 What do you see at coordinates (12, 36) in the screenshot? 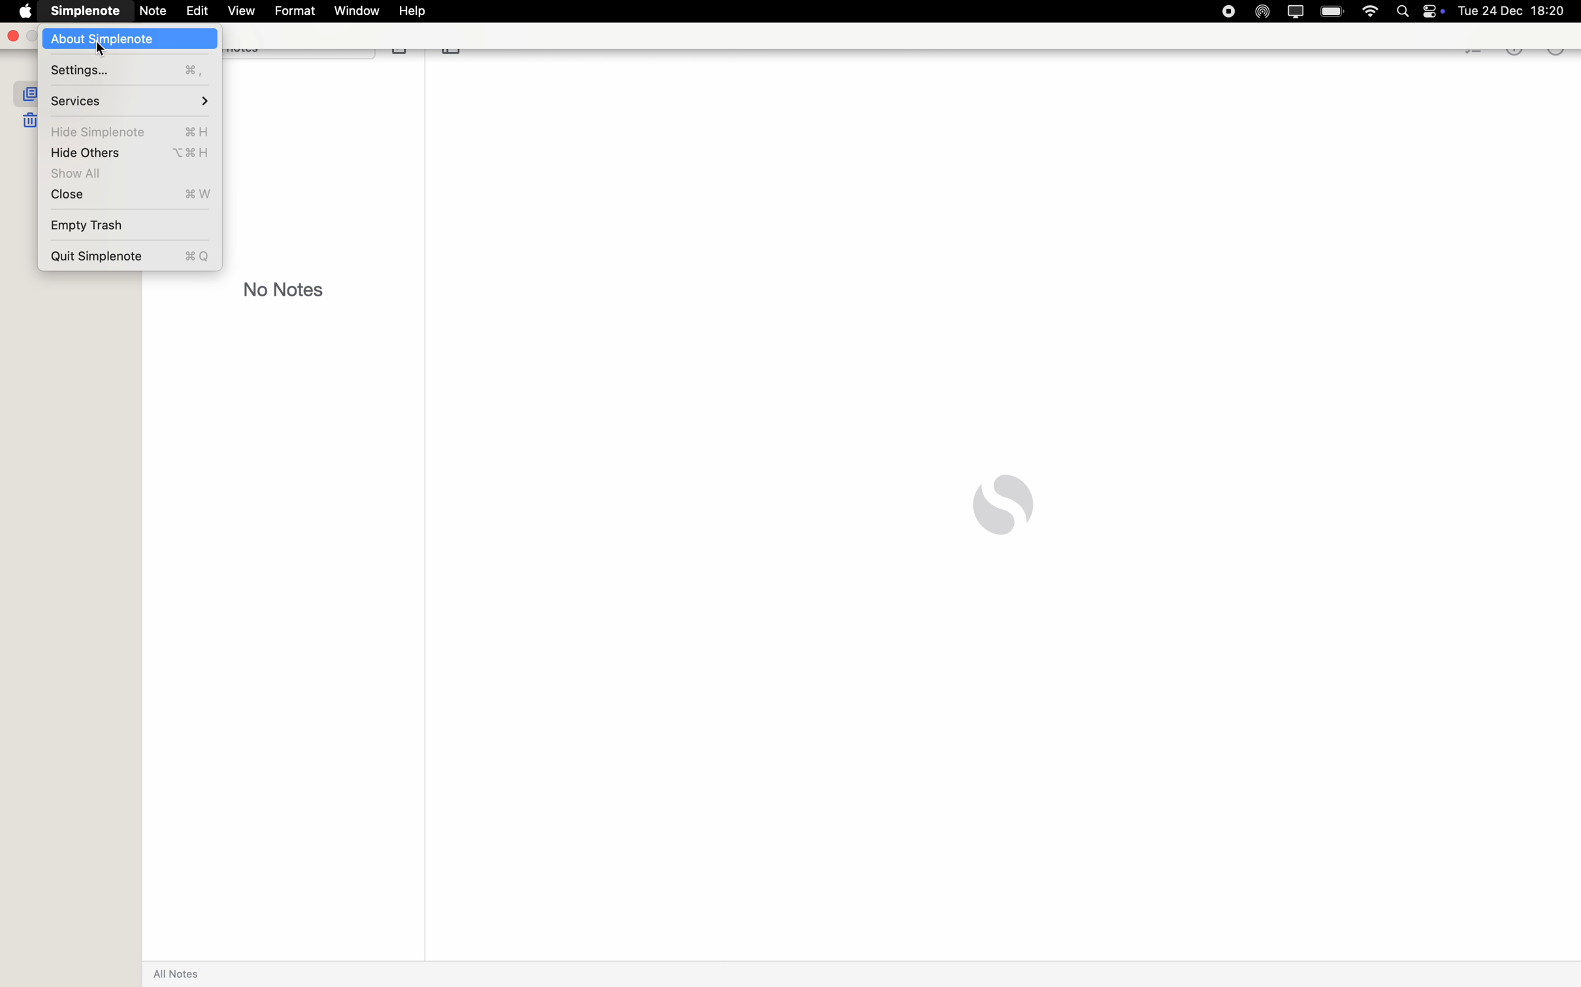
I see `close Simplenote` at bounding box center [12, 36].